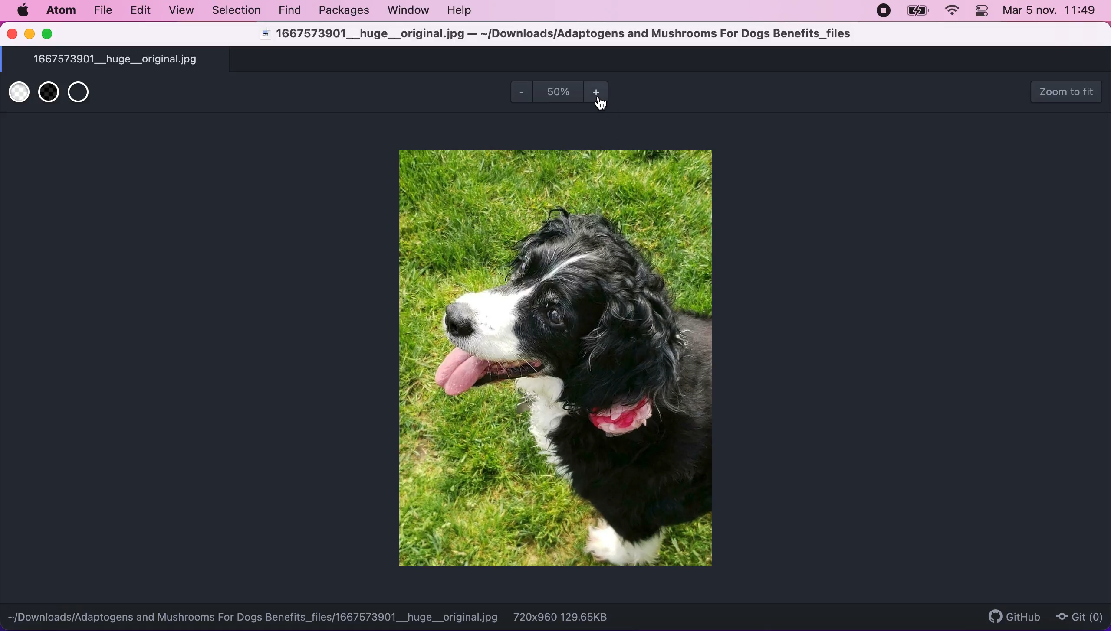  What do you see at coordinates (12, 35) in the screenshot?
I see `close` at bounding box center [12, 35].